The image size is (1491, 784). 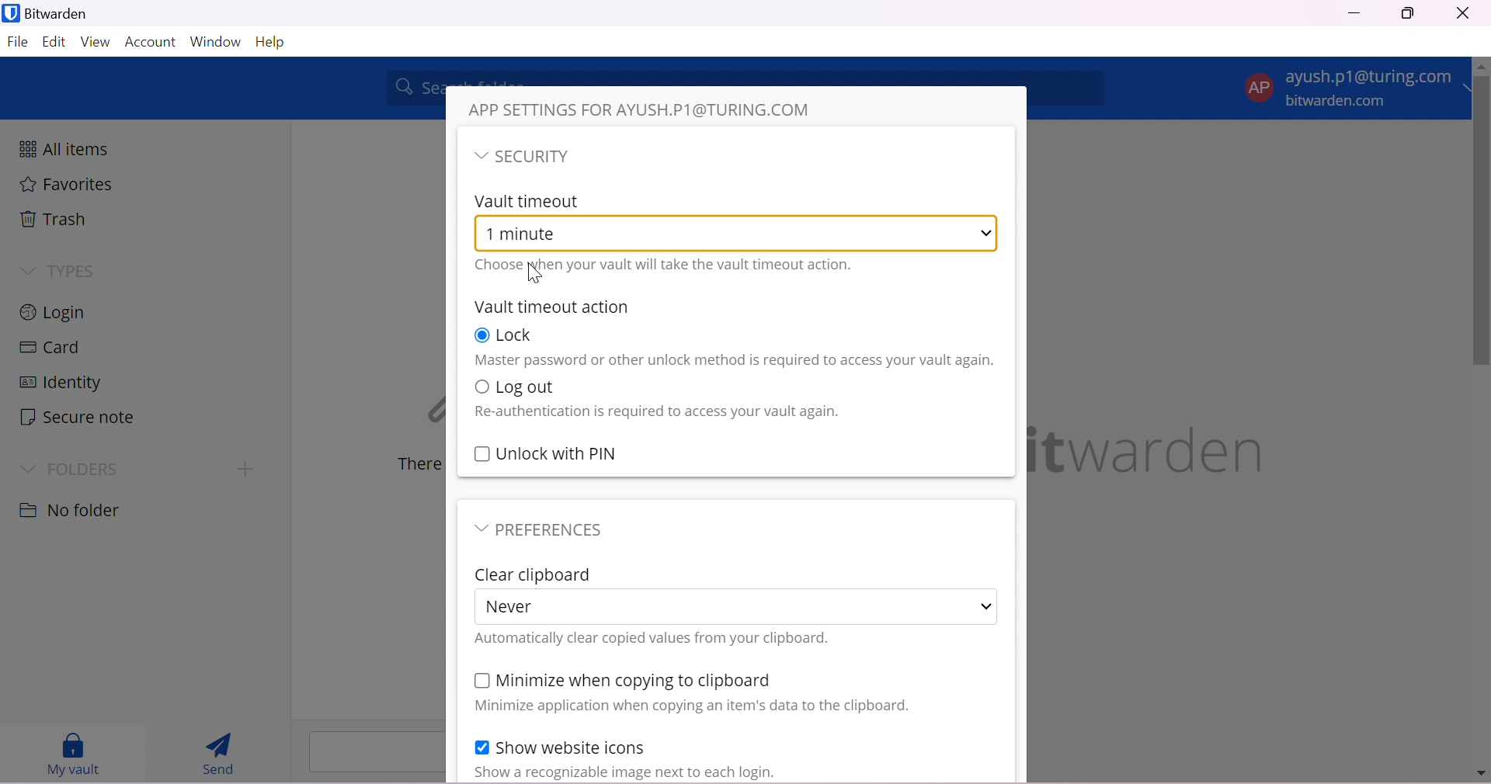 I want to click on FOLDERS, so click(x=86, y=469).